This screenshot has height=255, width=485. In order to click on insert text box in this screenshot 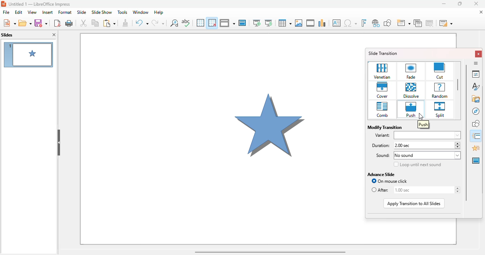, I will do `click(337, 23)`.